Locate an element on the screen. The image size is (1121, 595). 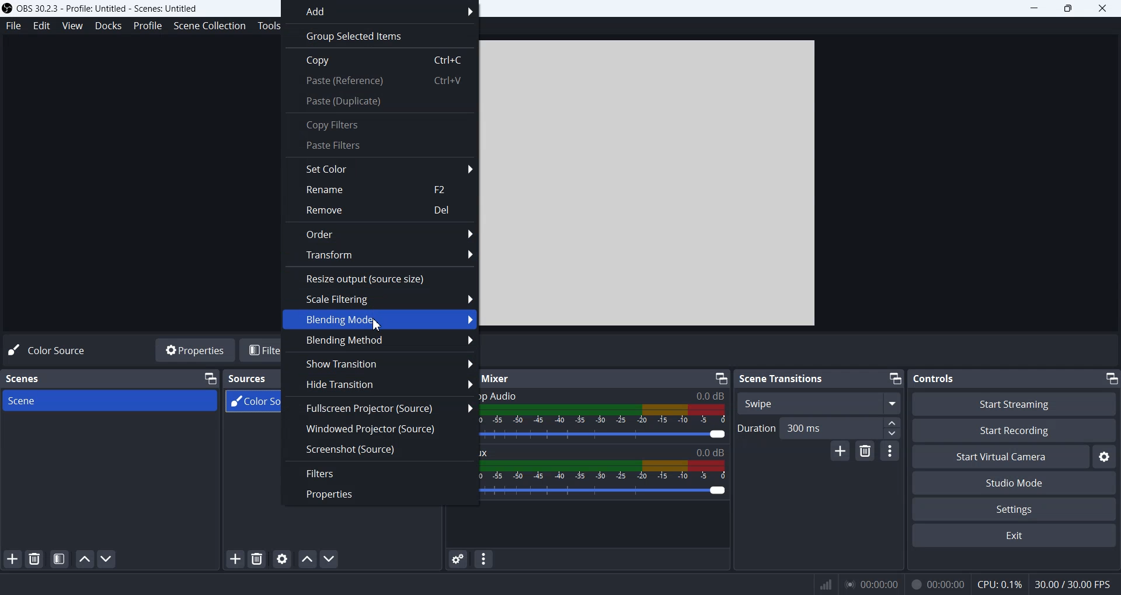
Set Color is located at coordinates (379, 168).